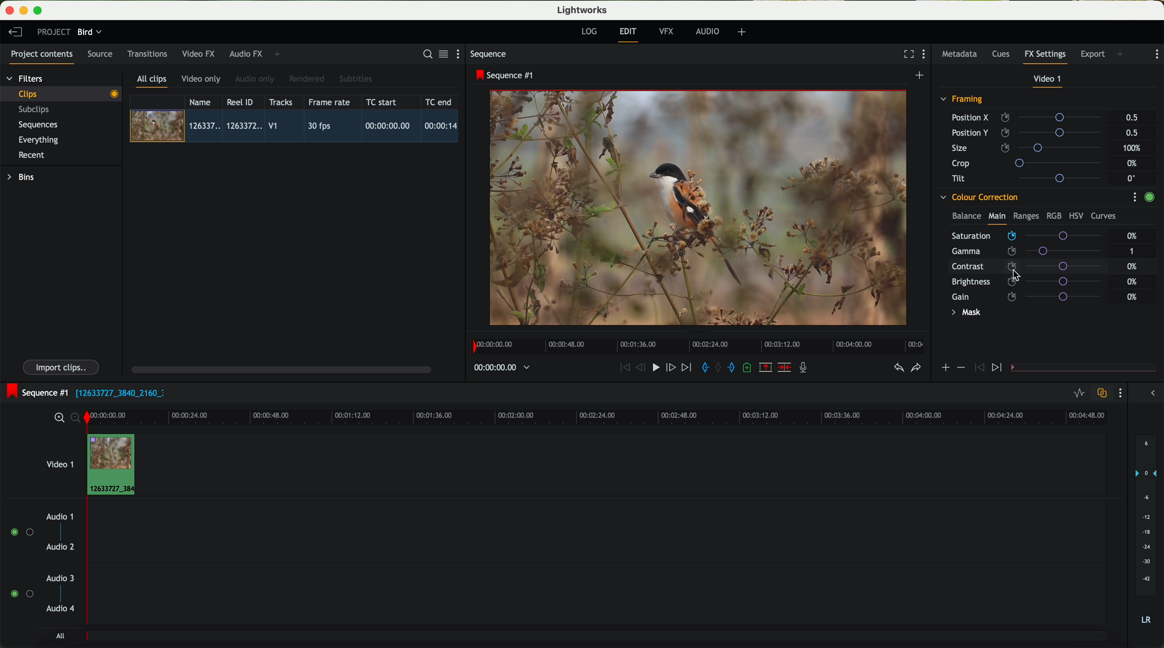  Describe the element at coordinates (60, 636) in the screenshot. I see `all` at that location.